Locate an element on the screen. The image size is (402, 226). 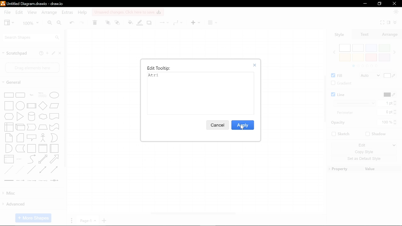
Cancel is located at coordinates (218, 125).